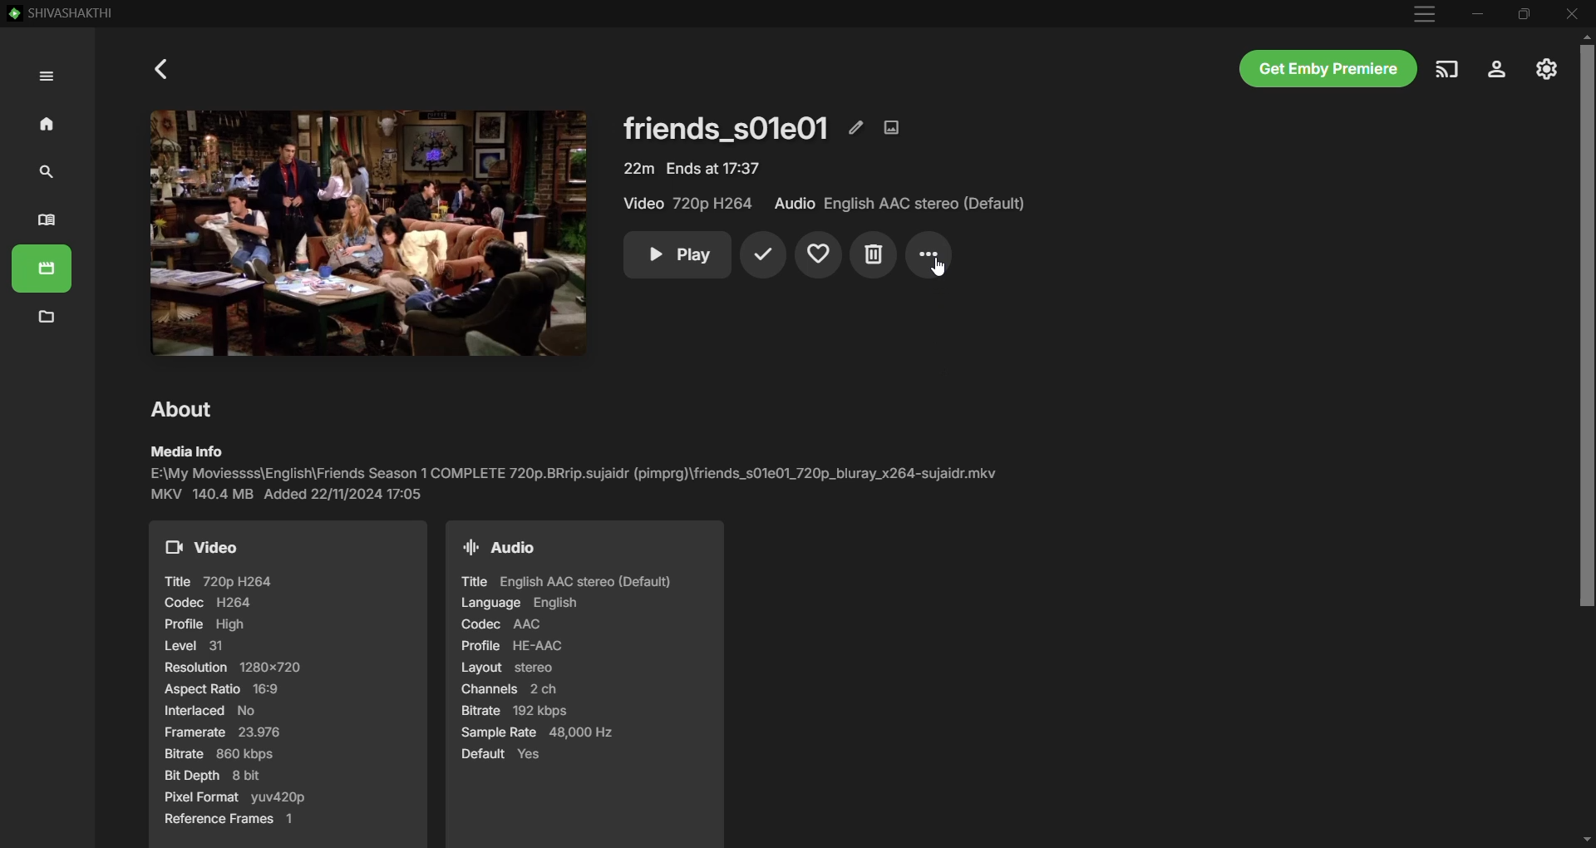 The width and height of the screenshot is (1596, 848). What do you see at coordinates (46, 318) in the screenshot?
I see `Metadata Manager` at bounding box center [46, 318].